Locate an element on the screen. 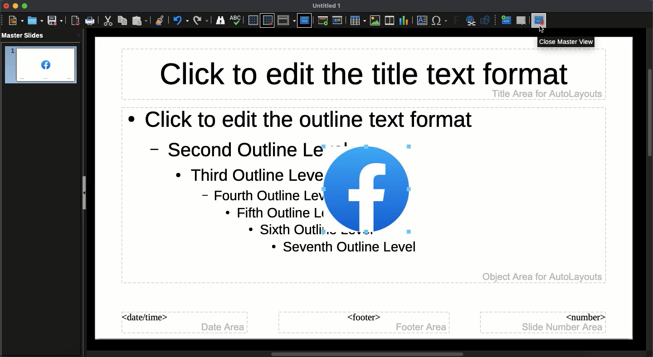  Image added is located at coordinates (373, 185).